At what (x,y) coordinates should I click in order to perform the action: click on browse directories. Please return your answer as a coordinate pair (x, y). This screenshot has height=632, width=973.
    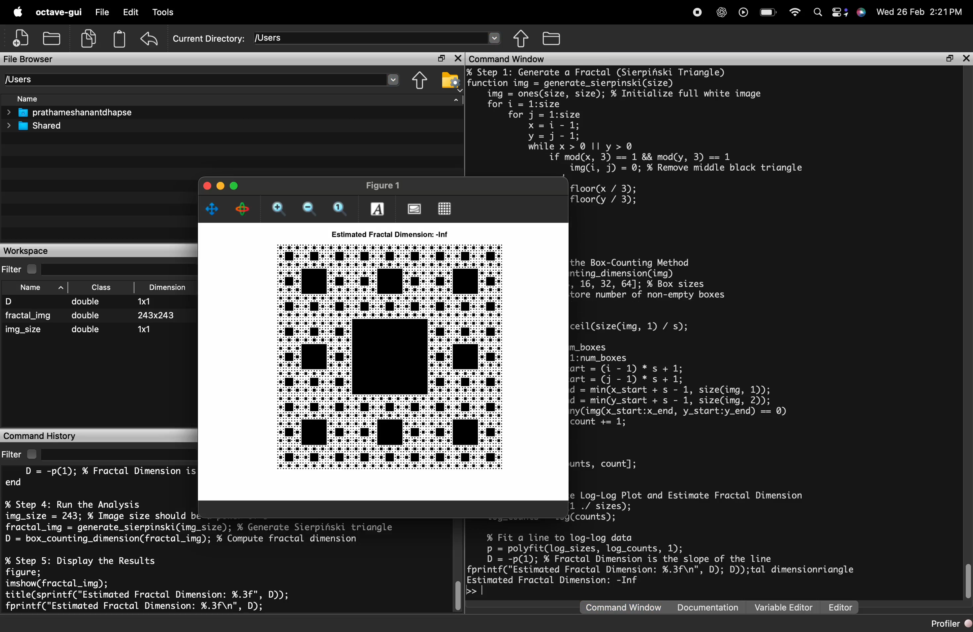
    Looking at the image, I should click on (552, 38).